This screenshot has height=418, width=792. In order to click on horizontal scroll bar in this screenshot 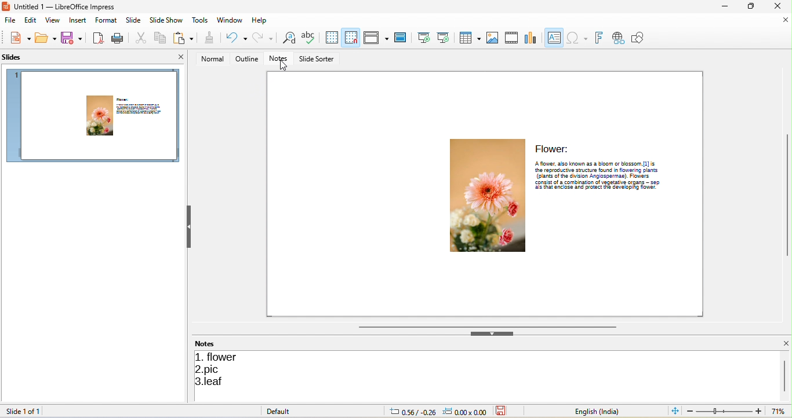, I will do `click(486, 327)`.